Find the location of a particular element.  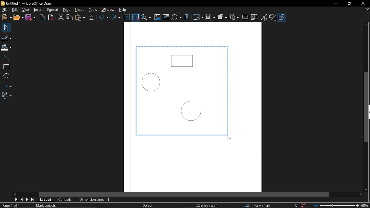

Lines and arrows is located at coordinates (6, 86).